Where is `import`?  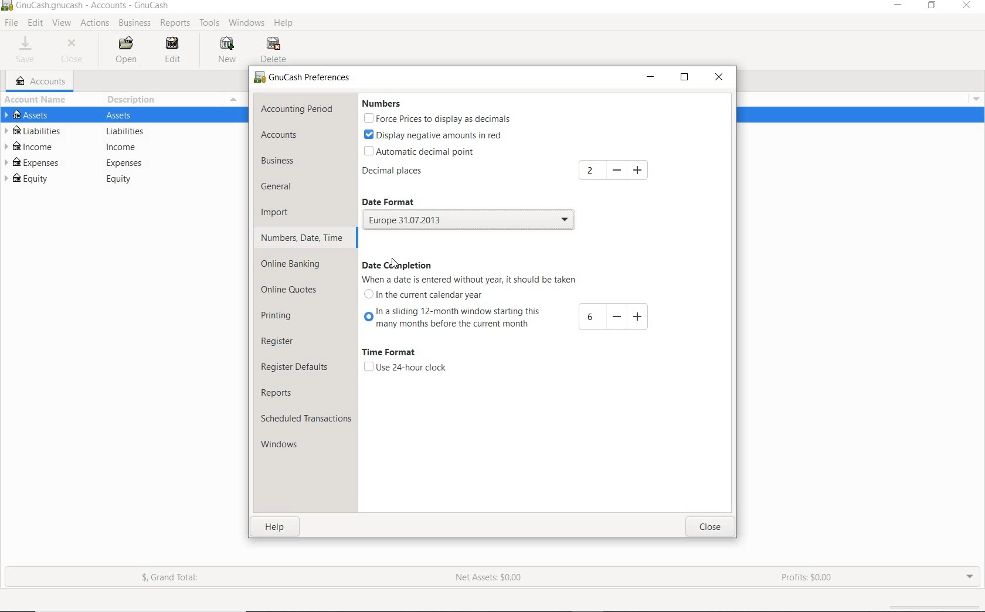
import is located at coordinates (283, 212).